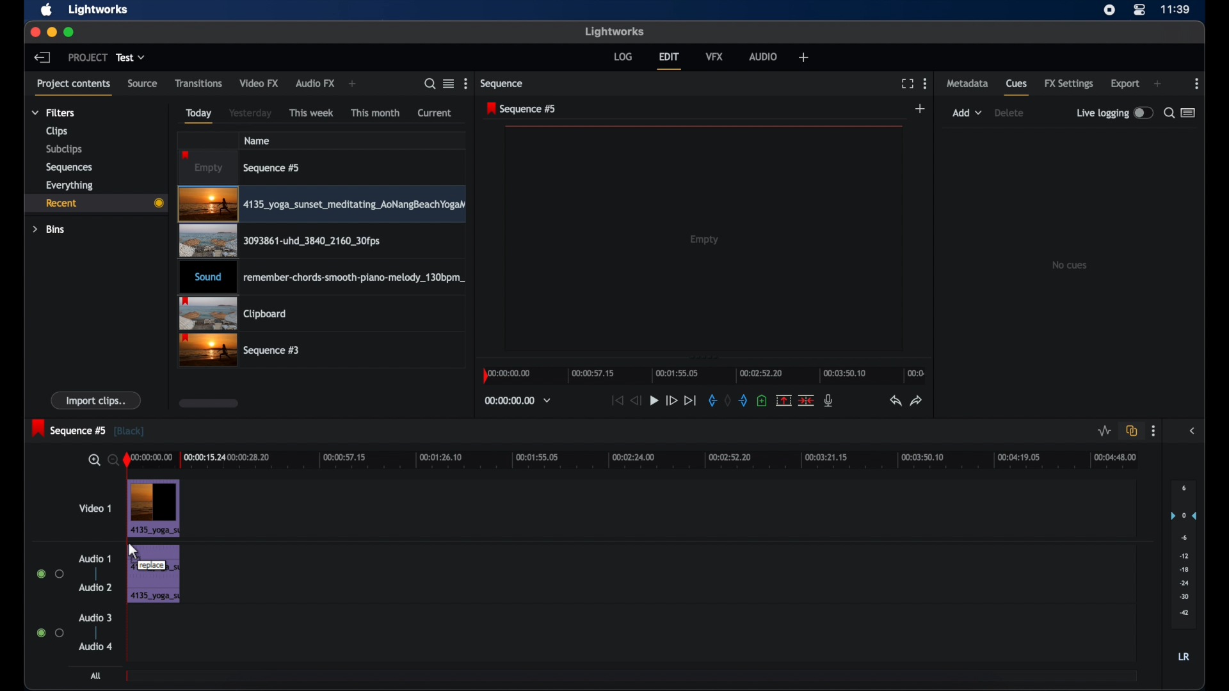  I want to click on clear marks, so click(727, 400).